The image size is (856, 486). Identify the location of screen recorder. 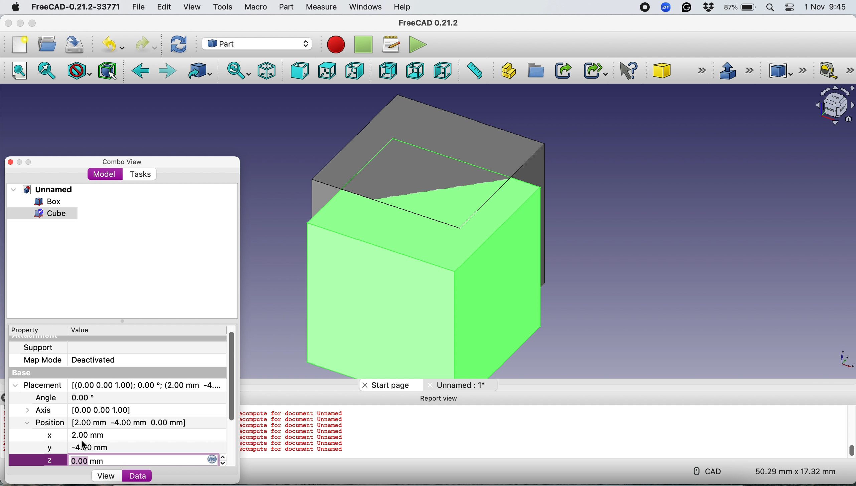
(644, 8).